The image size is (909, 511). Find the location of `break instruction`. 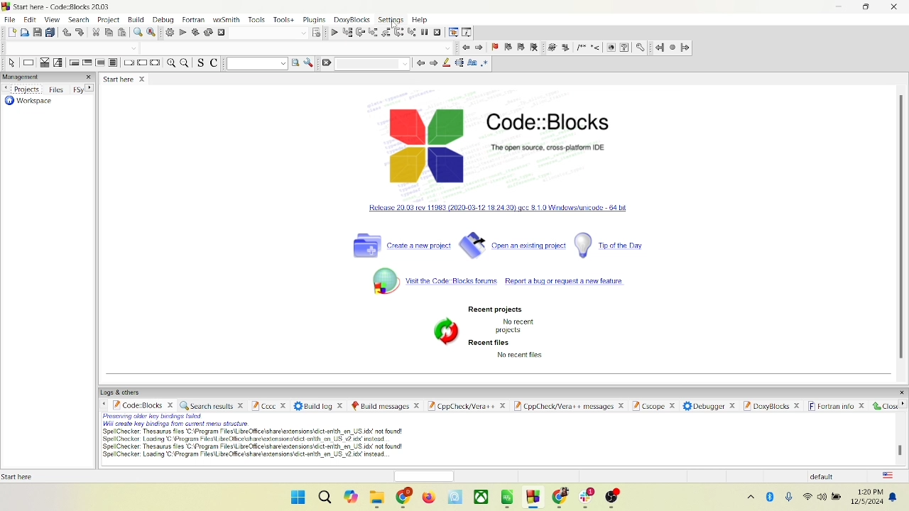

break instruction is located at coordinates (128, 62).